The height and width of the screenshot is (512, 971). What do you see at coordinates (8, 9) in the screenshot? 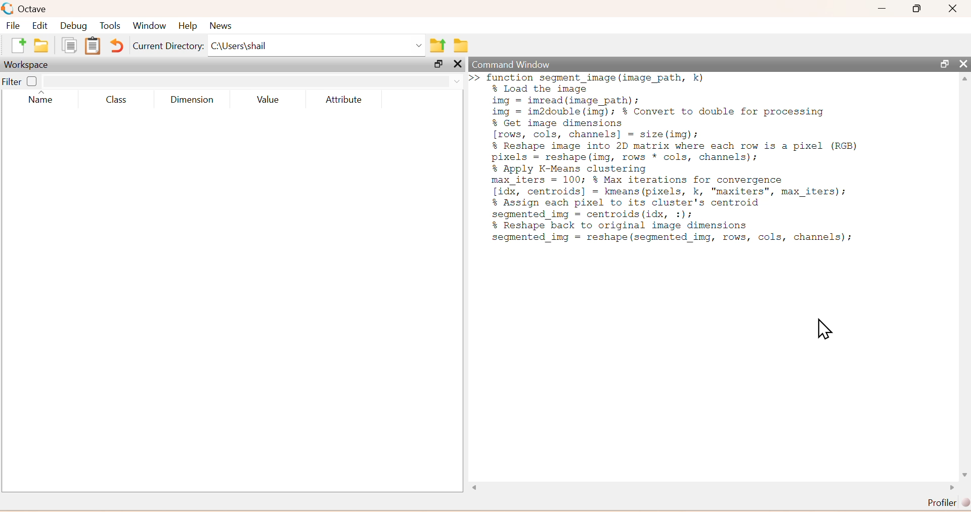
I see `logo` at bounding box center [8, 9].